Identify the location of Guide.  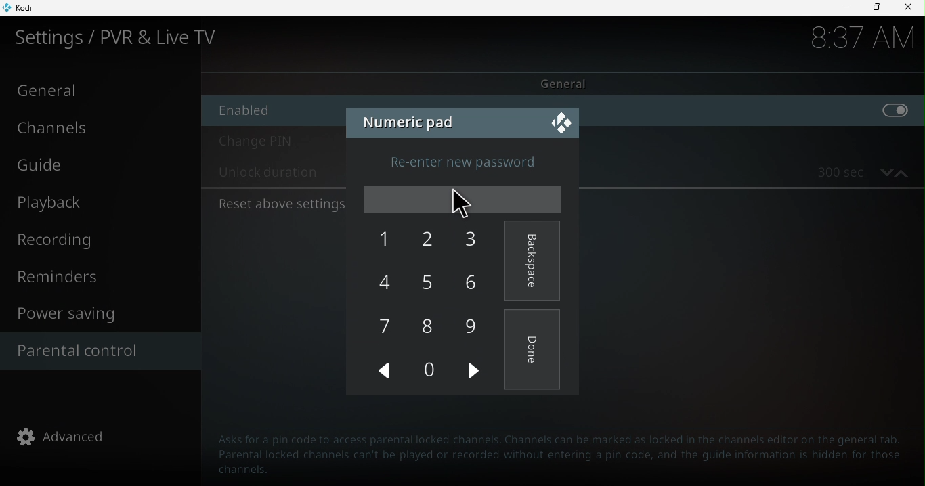
(98, 164).